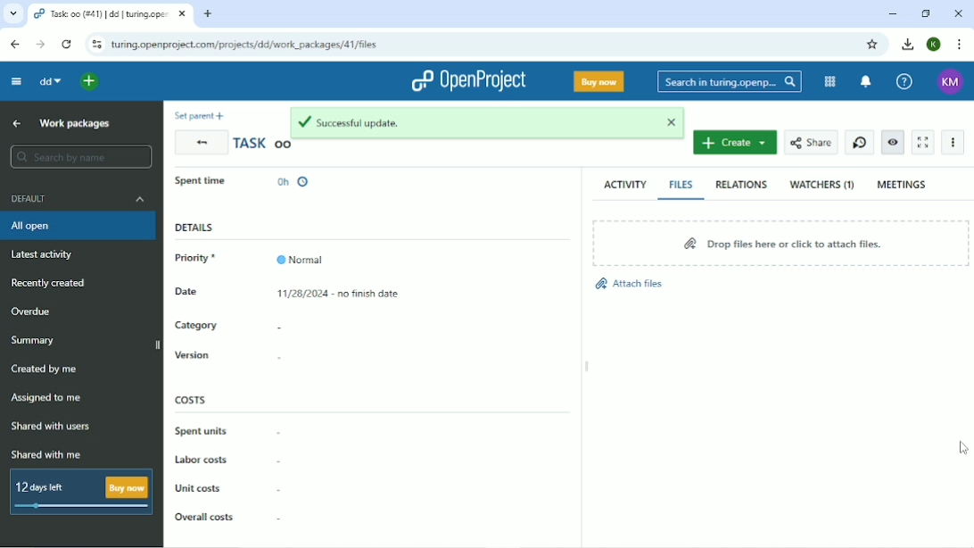  I want to click on Latest activity, so click(45, 253).